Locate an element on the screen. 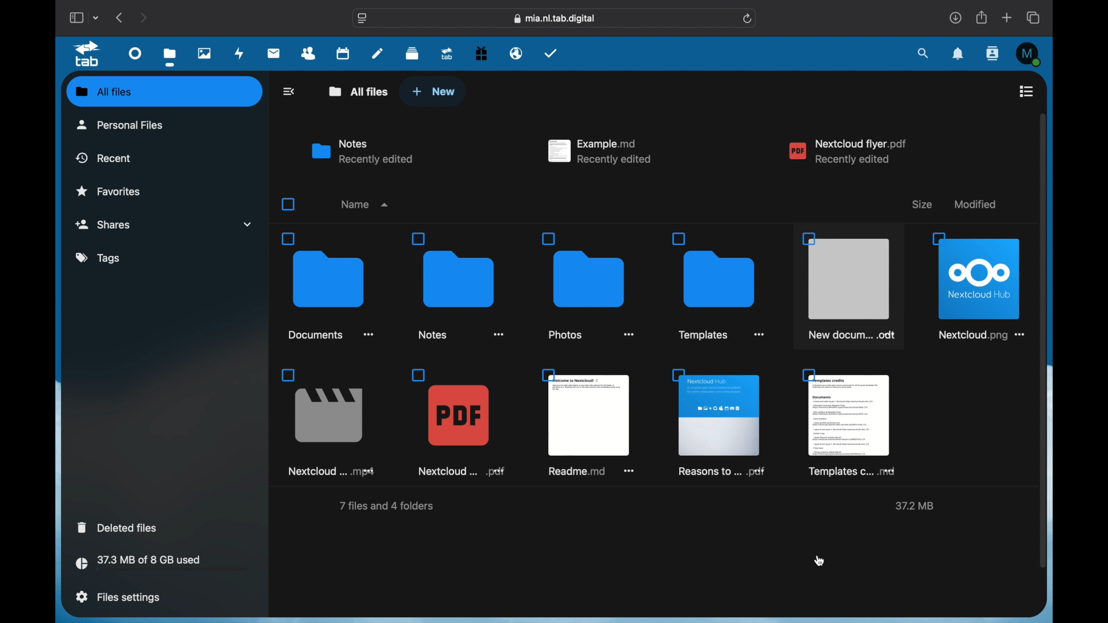 This screenshot has width=1108, height=623. personal files is located at coordinates (122, 128).